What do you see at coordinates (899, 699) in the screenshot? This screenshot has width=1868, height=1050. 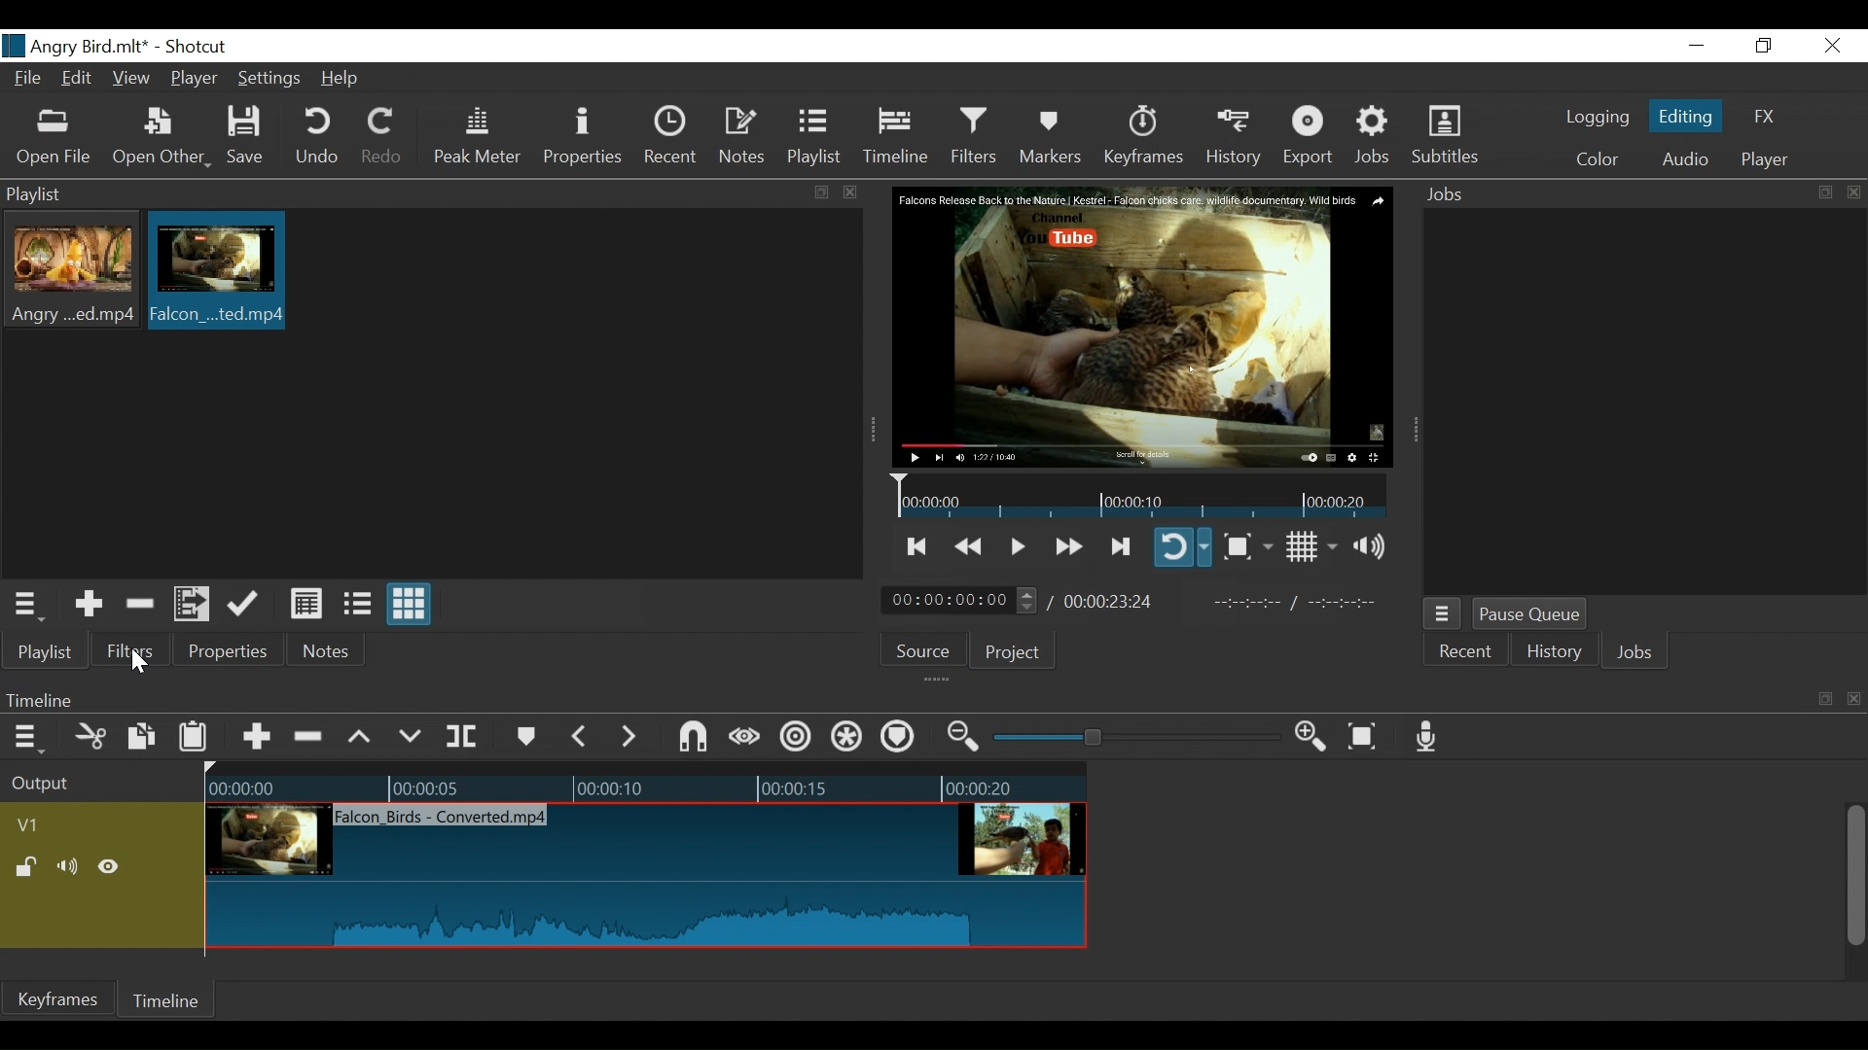 I see `Timeline` at bounding box center [899, 699].